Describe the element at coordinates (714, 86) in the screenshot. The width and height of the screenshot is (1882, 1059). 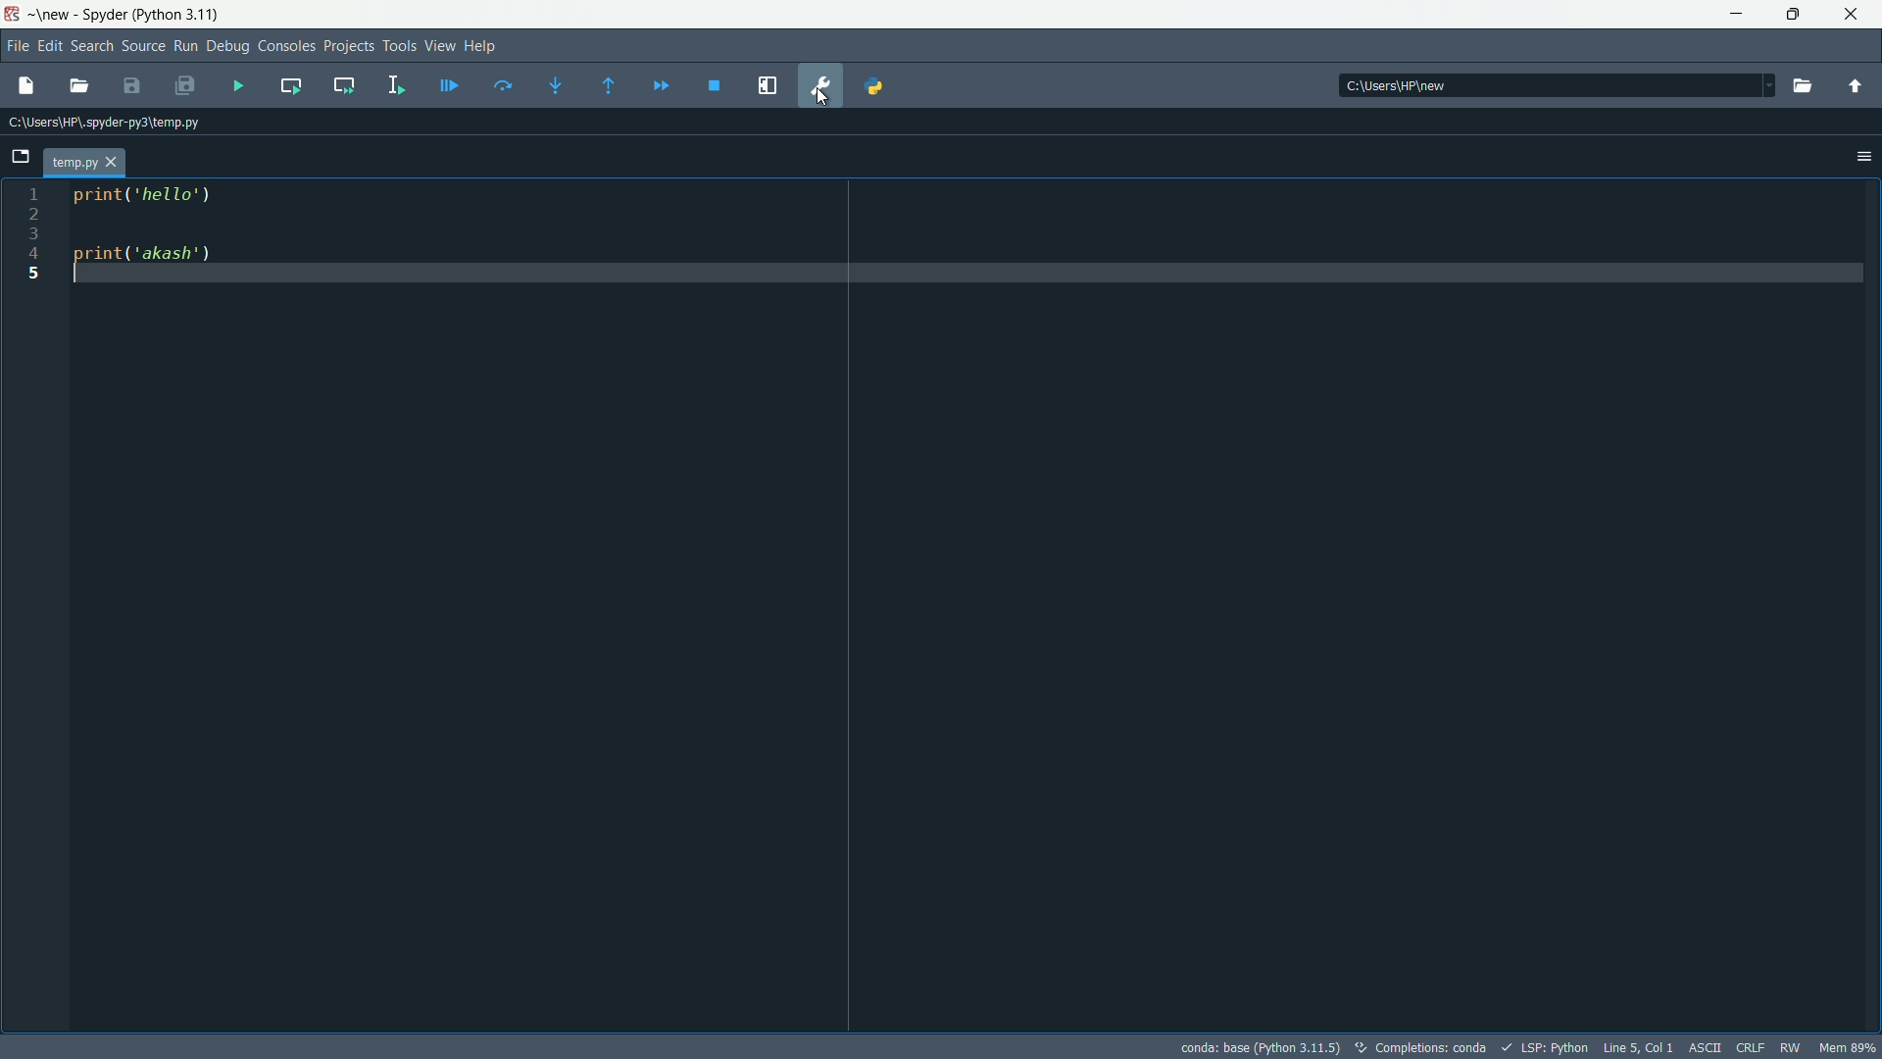
I see `stop debugging` at that location.